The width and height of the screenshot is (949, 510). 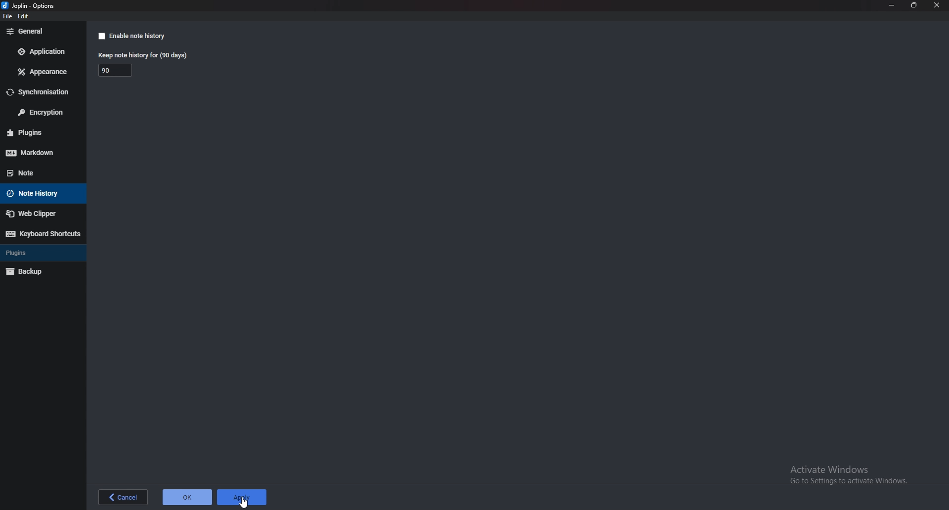 What do you see at coordinates (144, 55) in the screenshot?
I see `Keep note history for` at bounding box center [144, 55].